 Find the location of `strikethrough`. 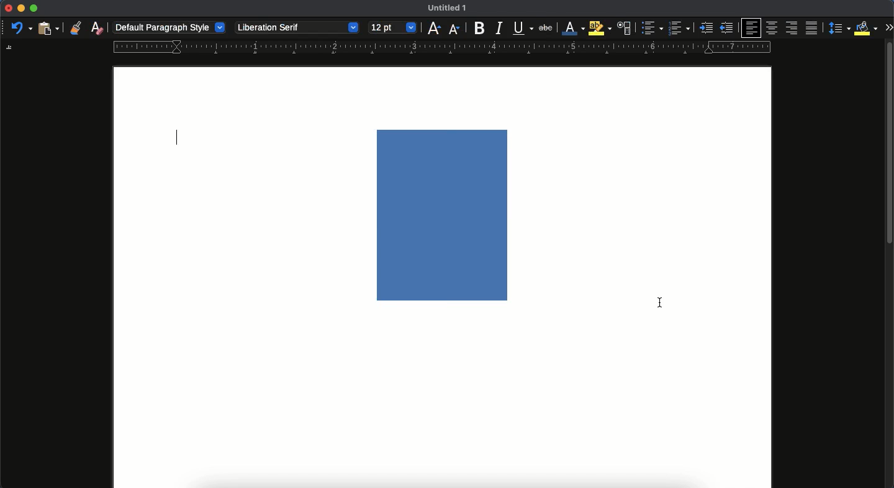

strikethrough is located at coordinates (546, 27).